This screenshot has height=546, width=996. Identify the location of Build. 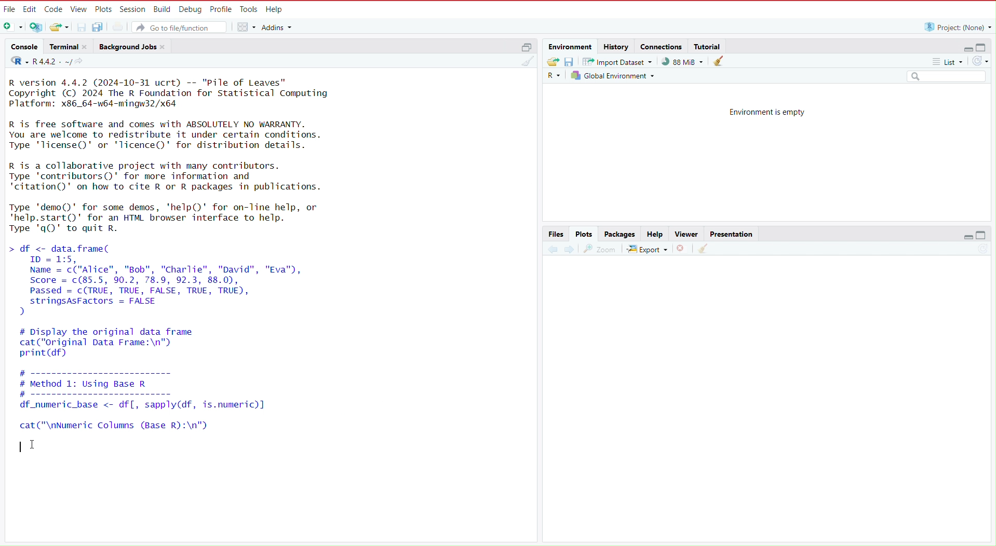
(161, 8).